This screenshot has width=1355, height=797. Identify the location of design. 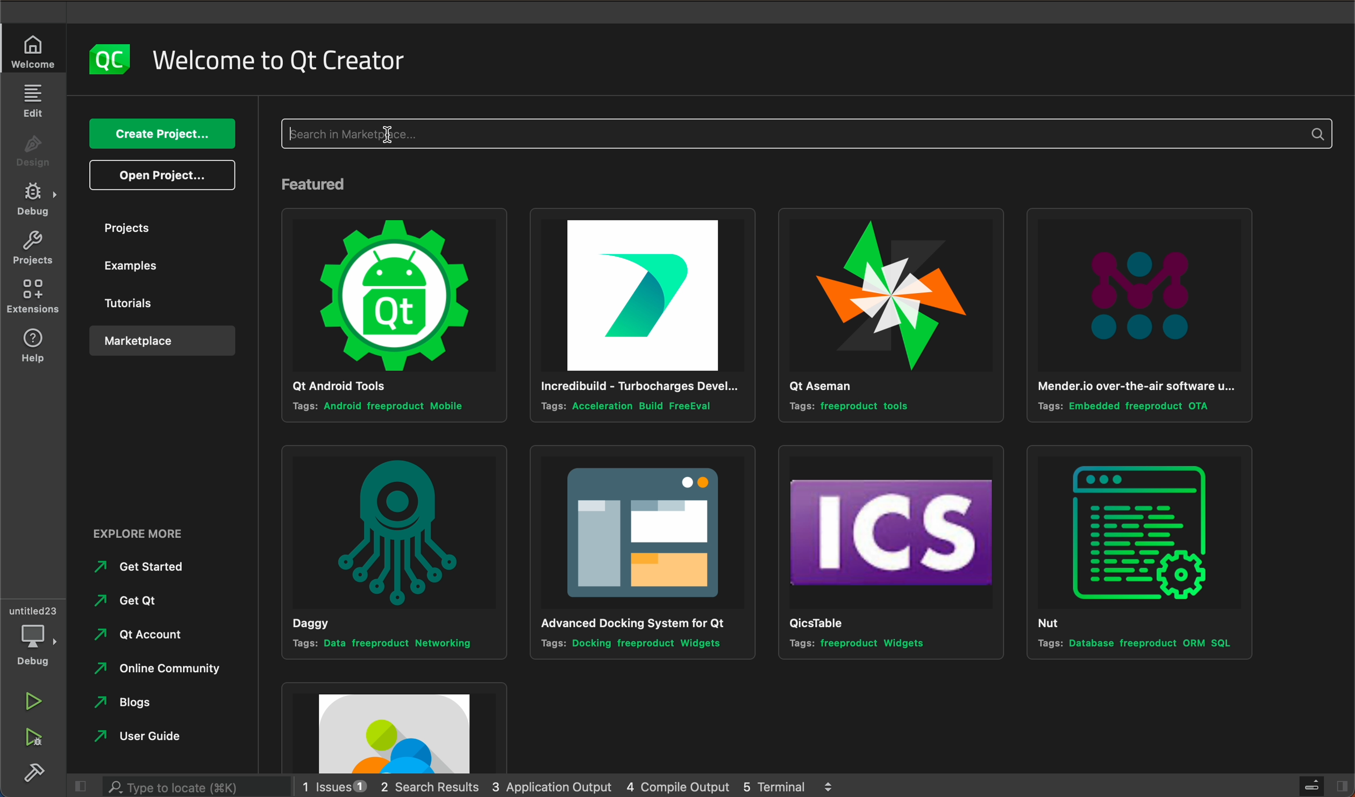
(37, 147).